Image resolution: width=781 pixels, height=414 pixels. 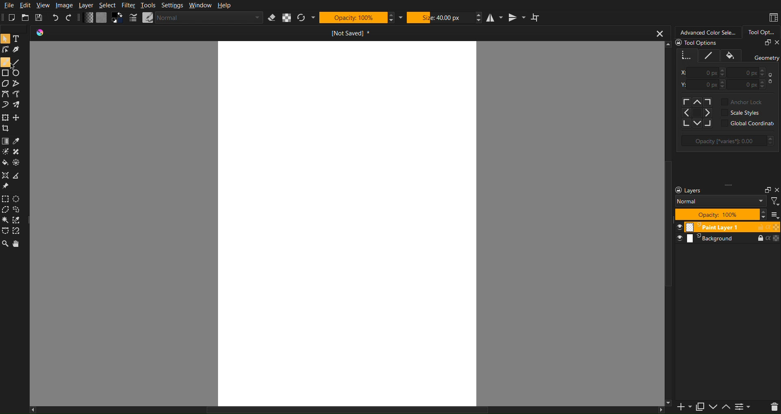 I want to click on Anchor Lock, so click(x=744, y=102).